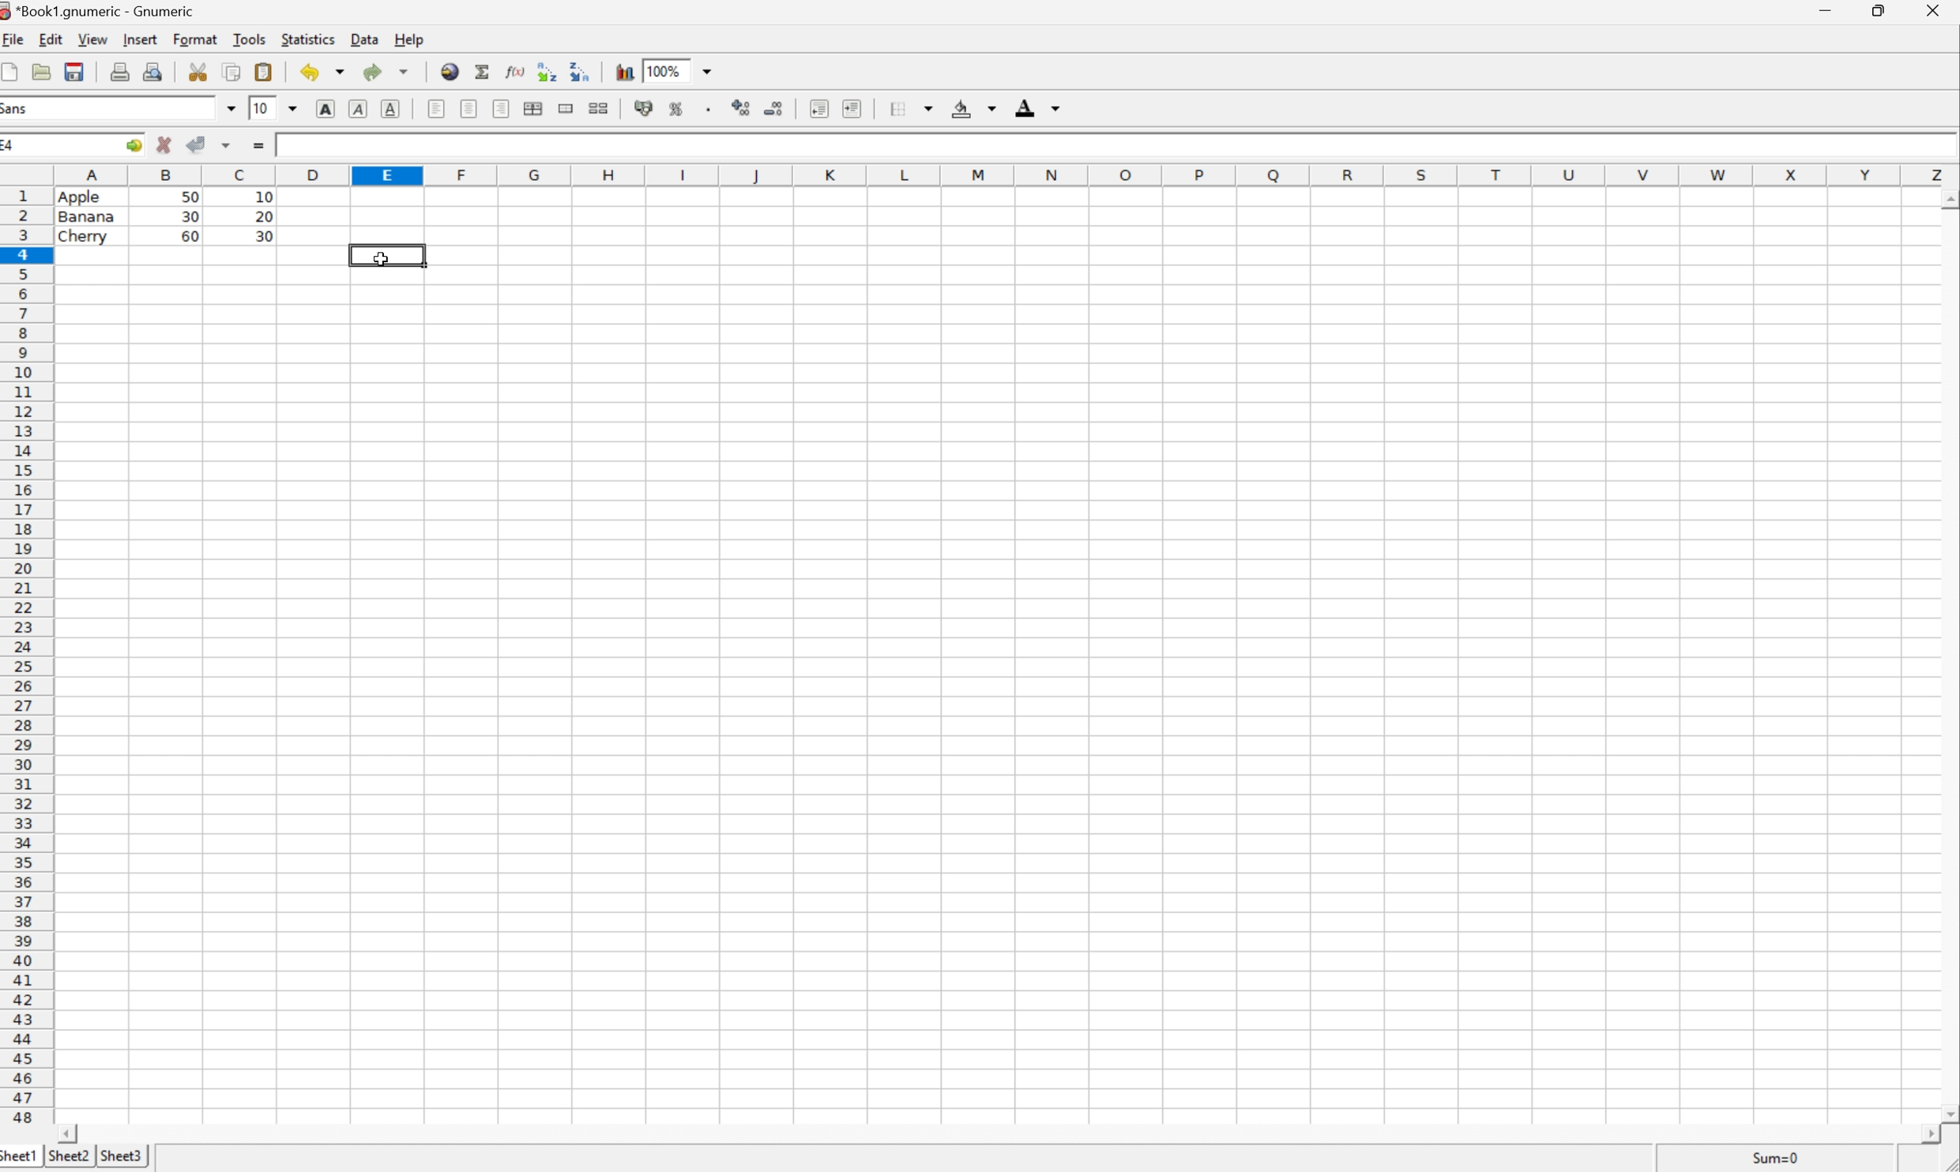 The image size is (1960, 1172). What do you see at coordinates (13, 145) in the screenshot?
I see `E4` at bounding box center [13, 145].